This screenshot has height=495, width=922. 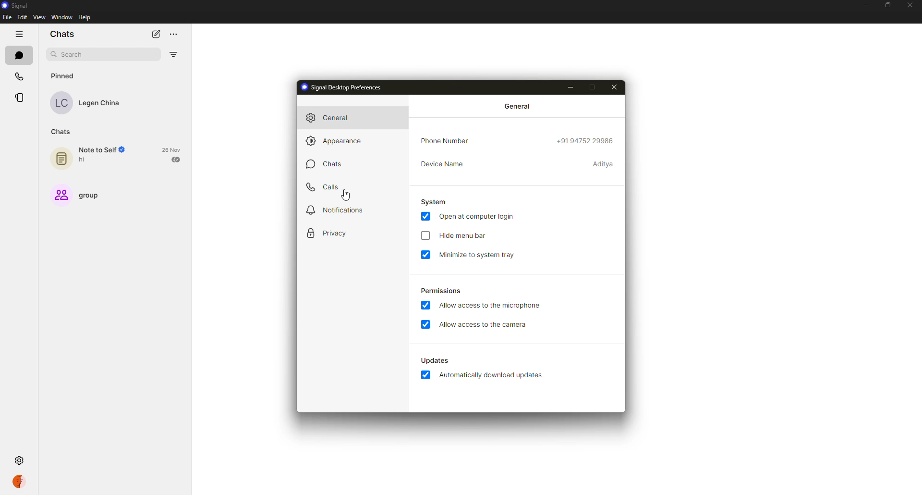 I want to click on general, so click(x=331, y=117).